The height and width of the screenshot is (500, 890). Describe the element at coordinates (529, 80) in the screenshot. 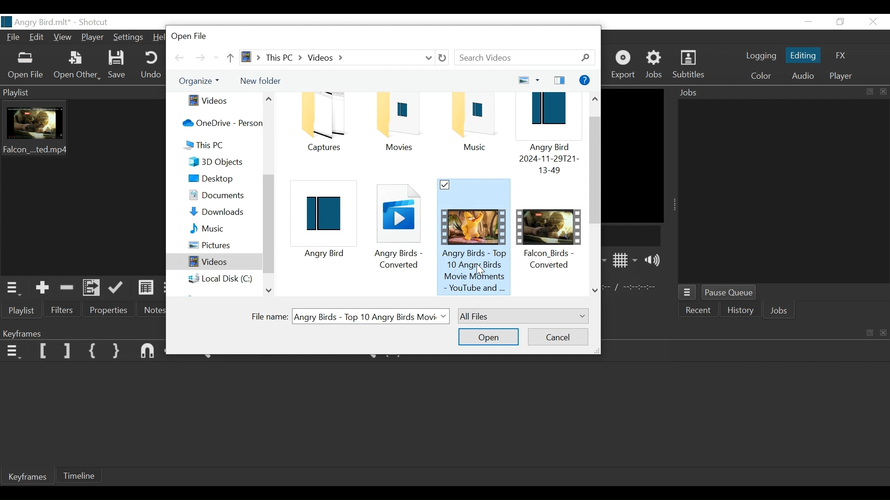

I see `Change your view` at that location.